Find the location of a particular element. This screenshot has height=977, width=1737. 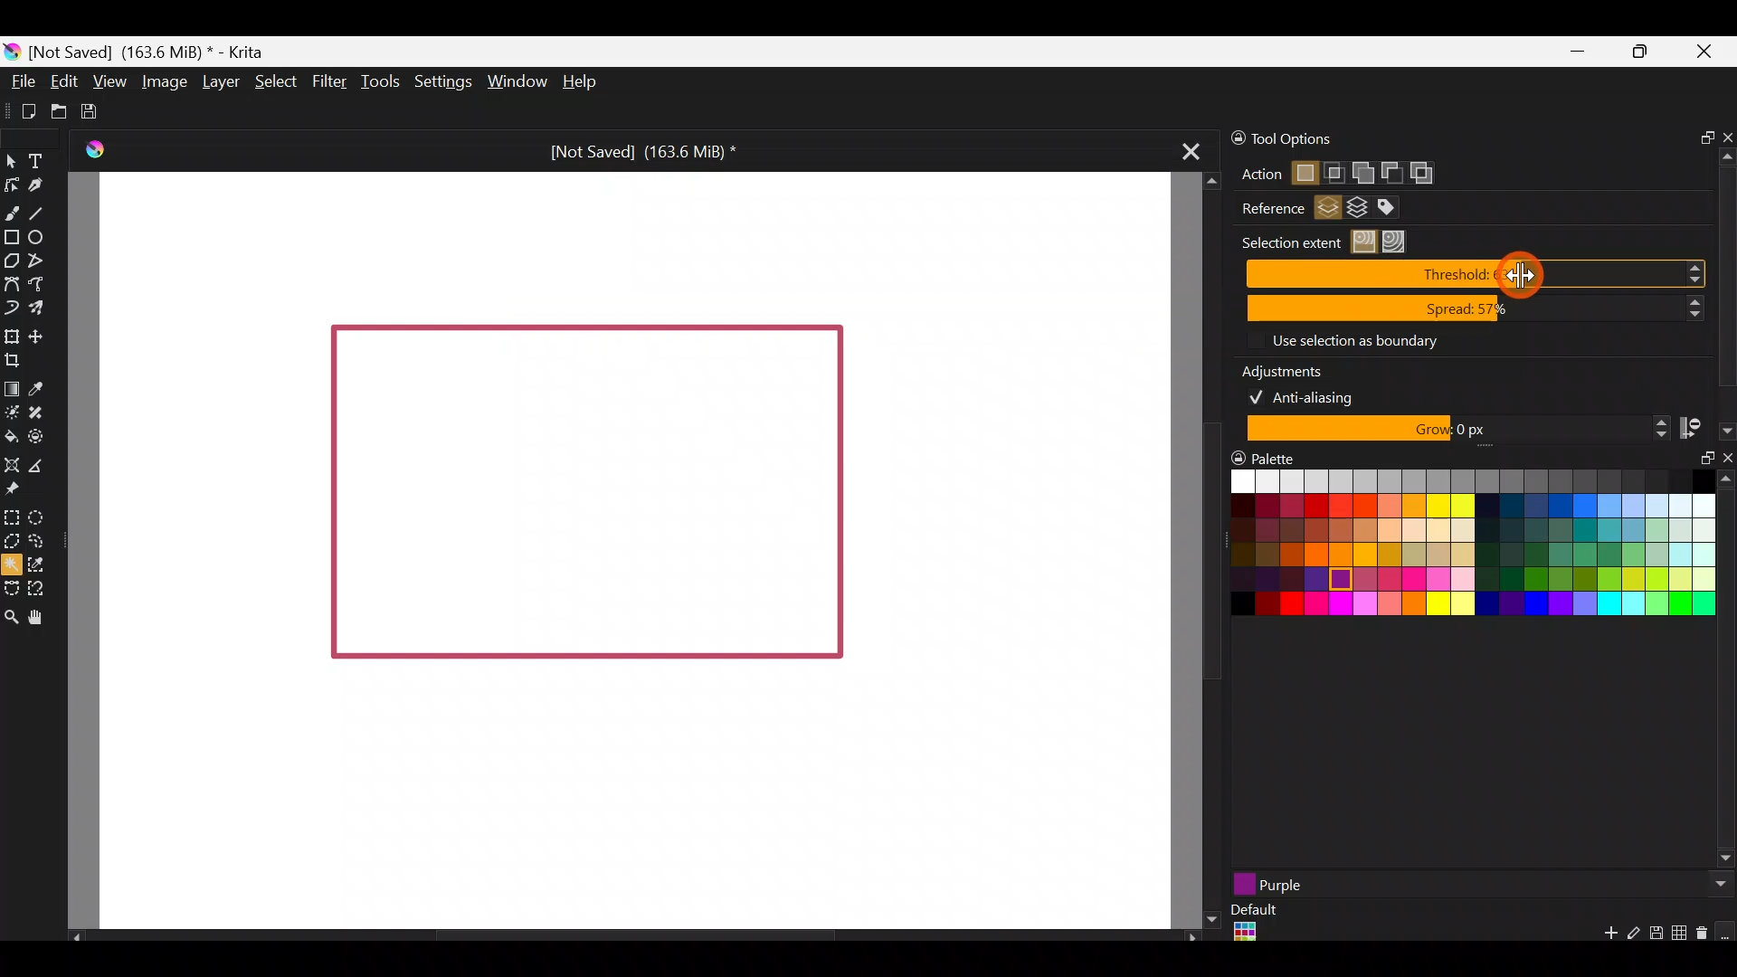

Select all regions until a specific boundary colour is located at coordinates (1399, 242).